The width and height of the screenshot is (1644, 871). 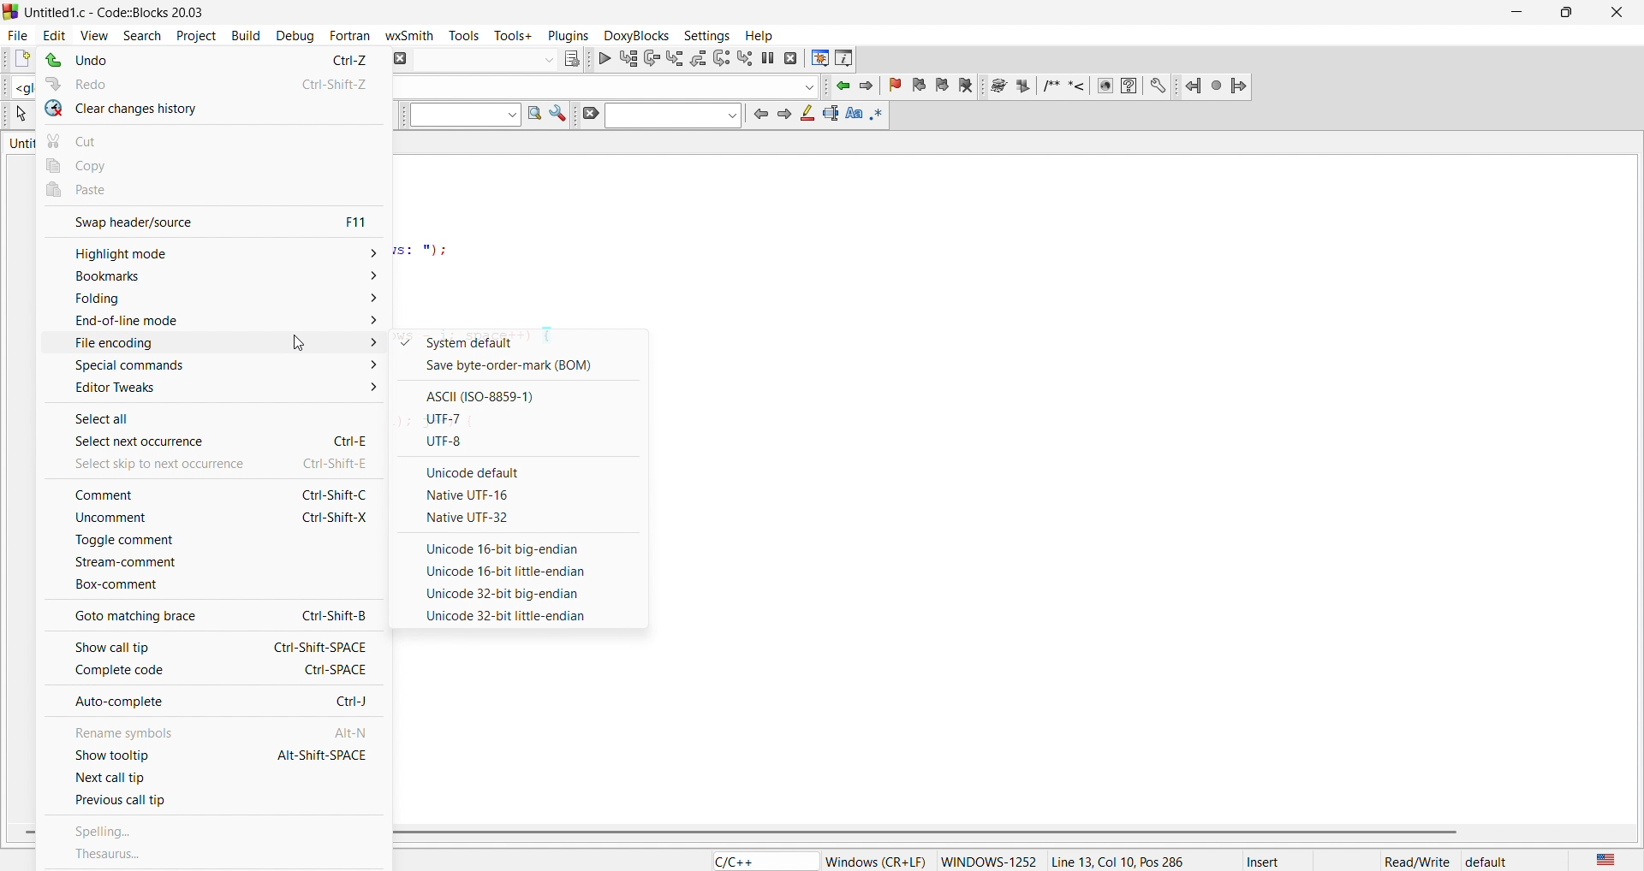 I want to click on next line, so click(x=651, y=59).